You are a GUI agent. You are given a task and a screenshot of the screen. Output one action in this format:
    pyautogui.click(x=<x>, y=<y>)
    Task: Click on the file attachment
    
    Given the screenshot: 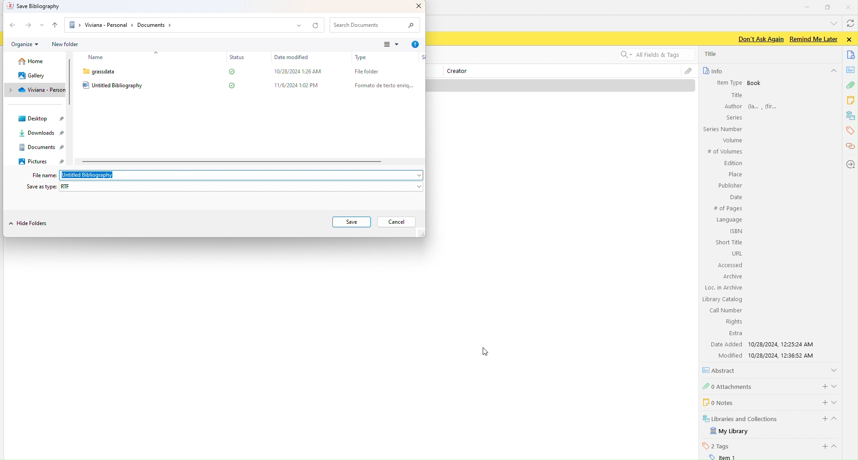 What is the action you would take?
    pyautogui.click(x=688, y=72)
    